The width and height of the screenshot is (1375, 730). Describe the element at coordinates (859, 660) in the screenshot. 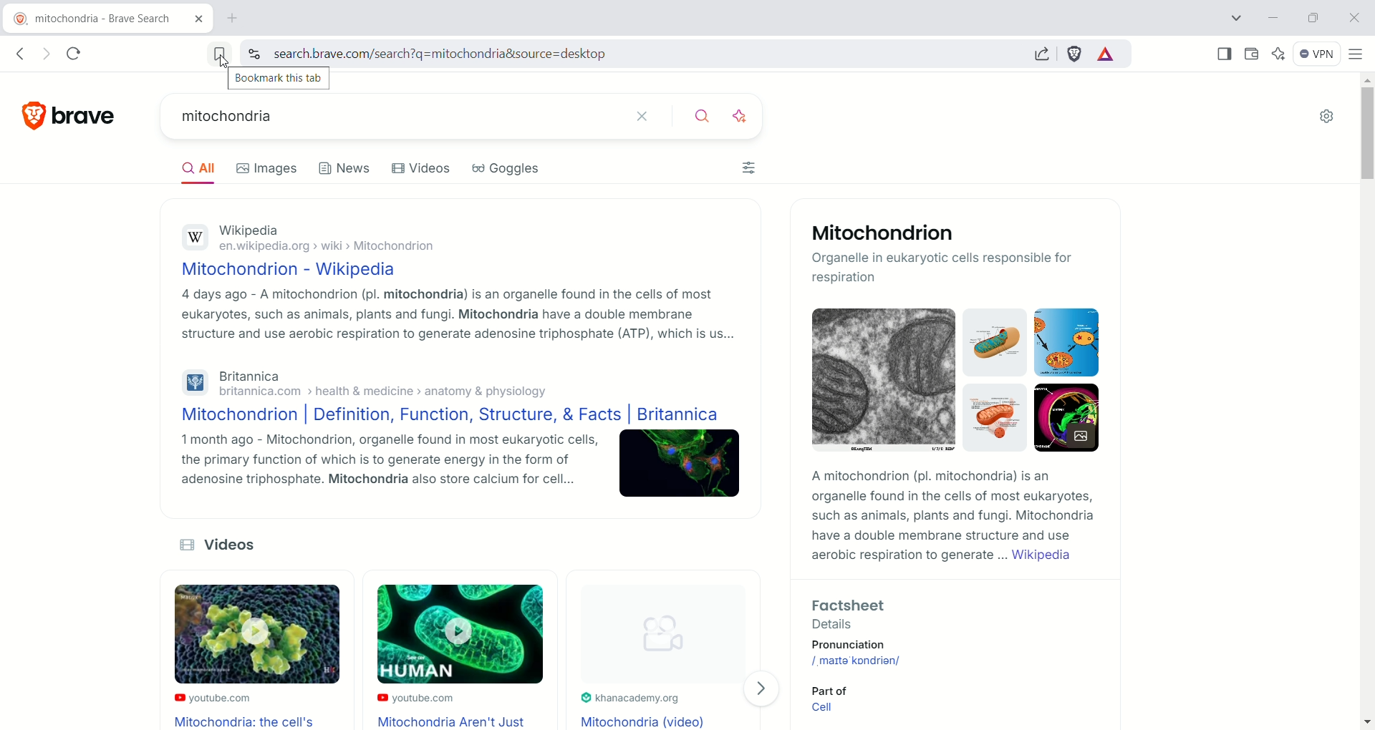

I see `/maita kondrian/` at that location.